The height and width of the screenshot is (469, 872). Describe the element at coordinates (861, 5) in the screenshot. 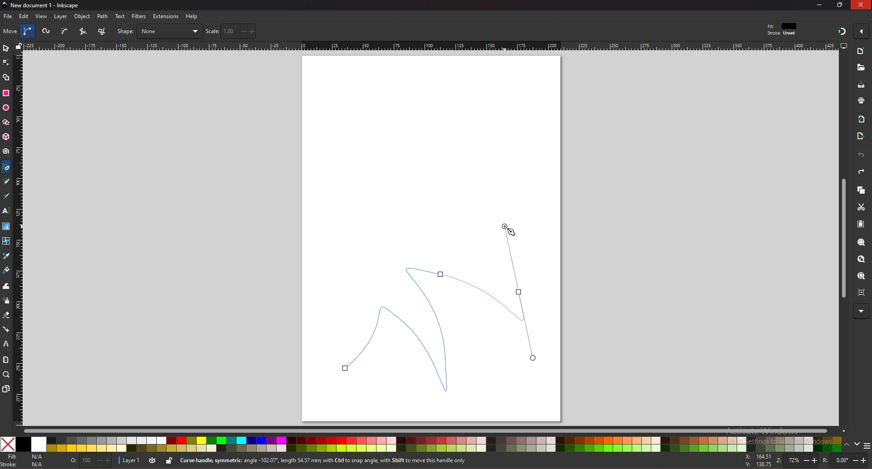

I see `close` at that location.